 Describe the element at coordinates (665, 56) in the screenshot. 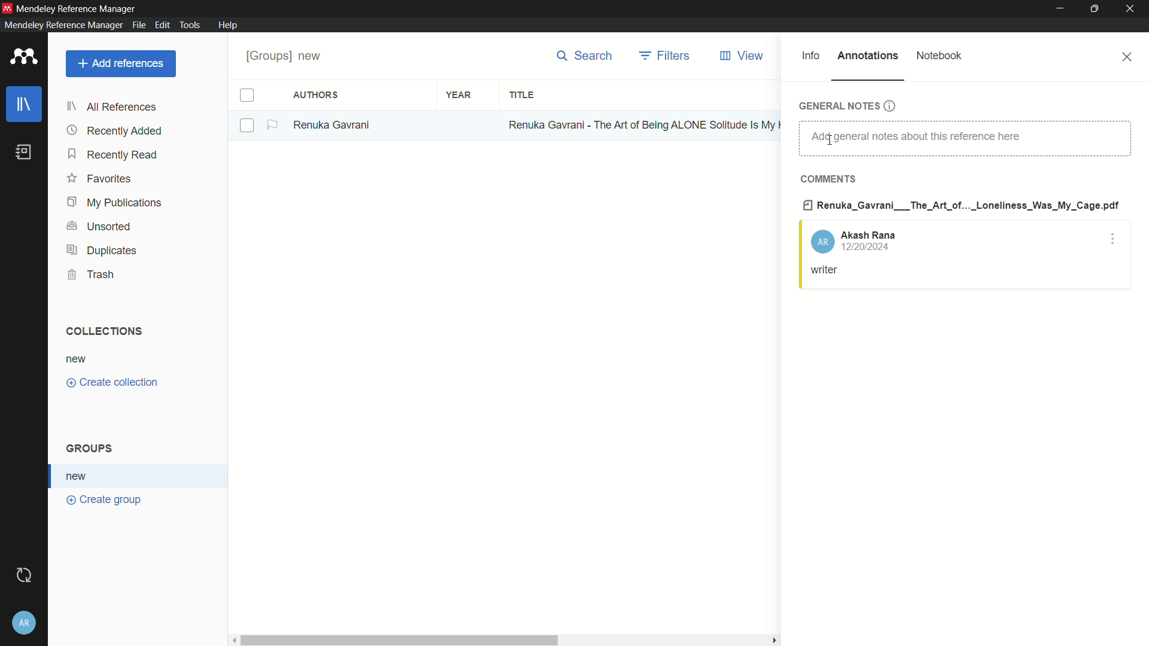

I see `filters` at that location.